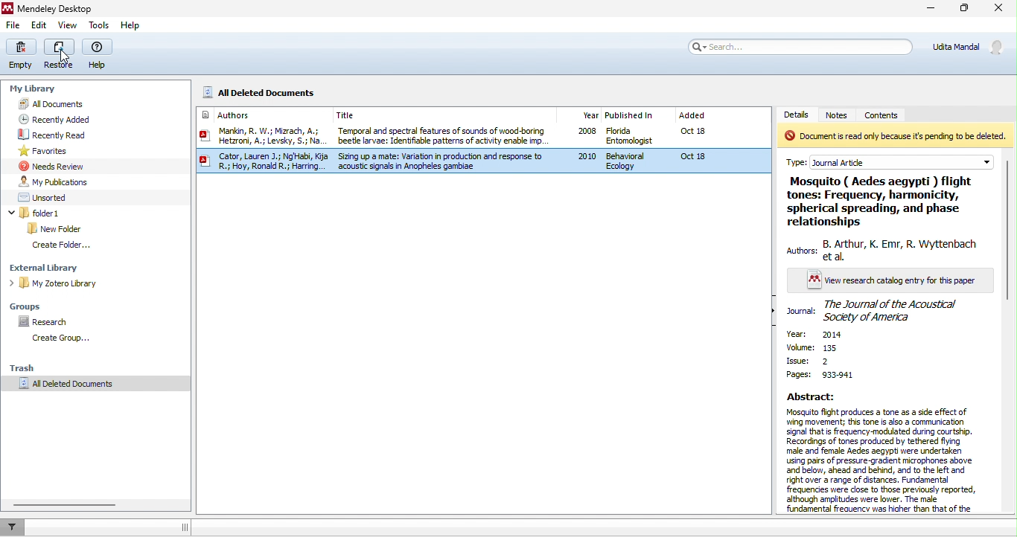 This screenshot has height=537, width=1017. What do you see at coordinates (31, 365) in the screenshot?
I see `trash` at bounding box center [31, 365].